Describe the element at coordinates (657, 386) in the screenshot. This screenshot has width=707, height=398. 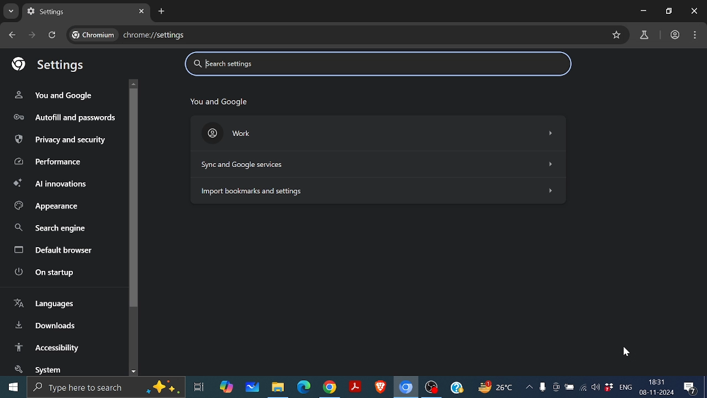
I see `time and date` at that location.